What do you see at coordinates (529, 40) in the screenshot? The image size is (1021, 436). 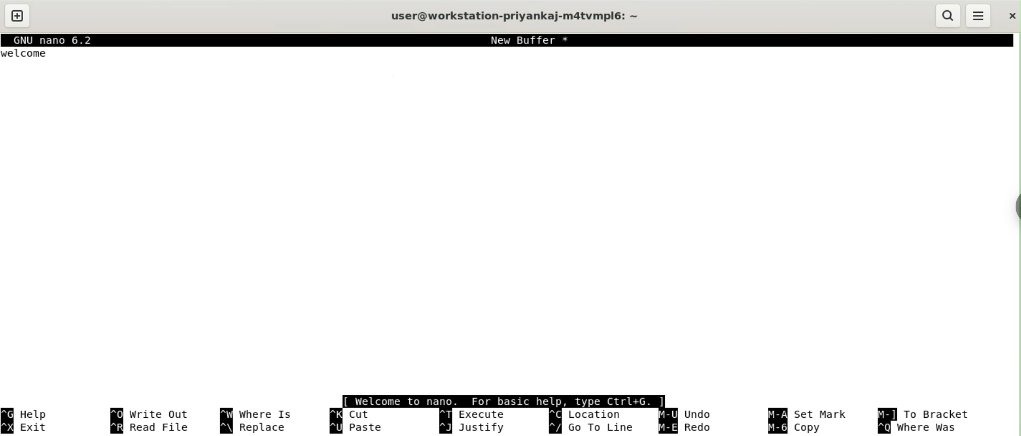 I see `New Buffer *` at bounding box center [529, 40].